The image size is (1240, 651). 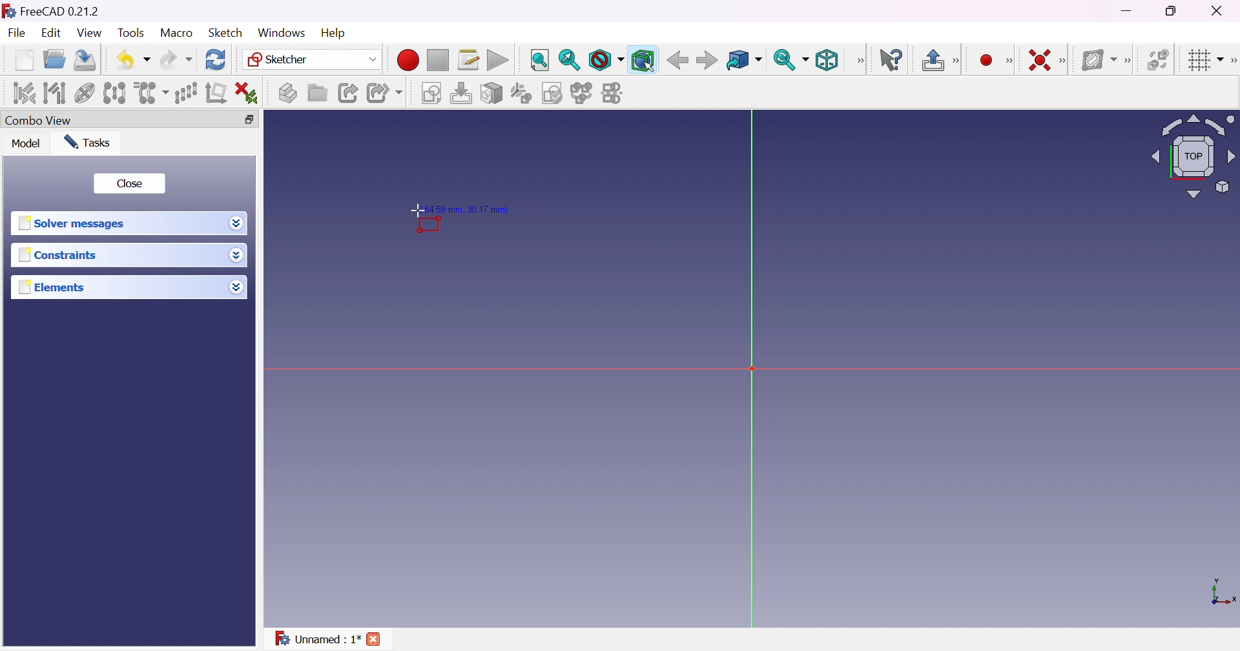 What do you see at coordinates (430, 93) in the screenshot?
I see `Create sketch` at bounding box center [430, 93].